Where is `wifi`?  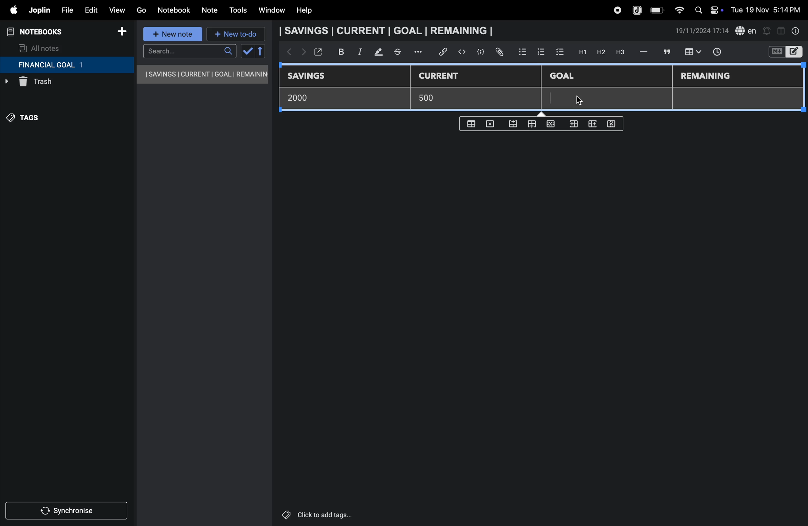
wifi is located at coordinates (677, 10).